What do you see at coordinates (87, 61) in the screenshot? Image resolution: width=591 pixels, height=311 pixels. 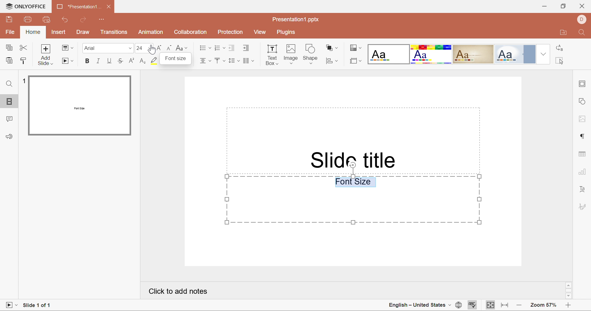 I see `Bold` at bounding box center [87, 61].